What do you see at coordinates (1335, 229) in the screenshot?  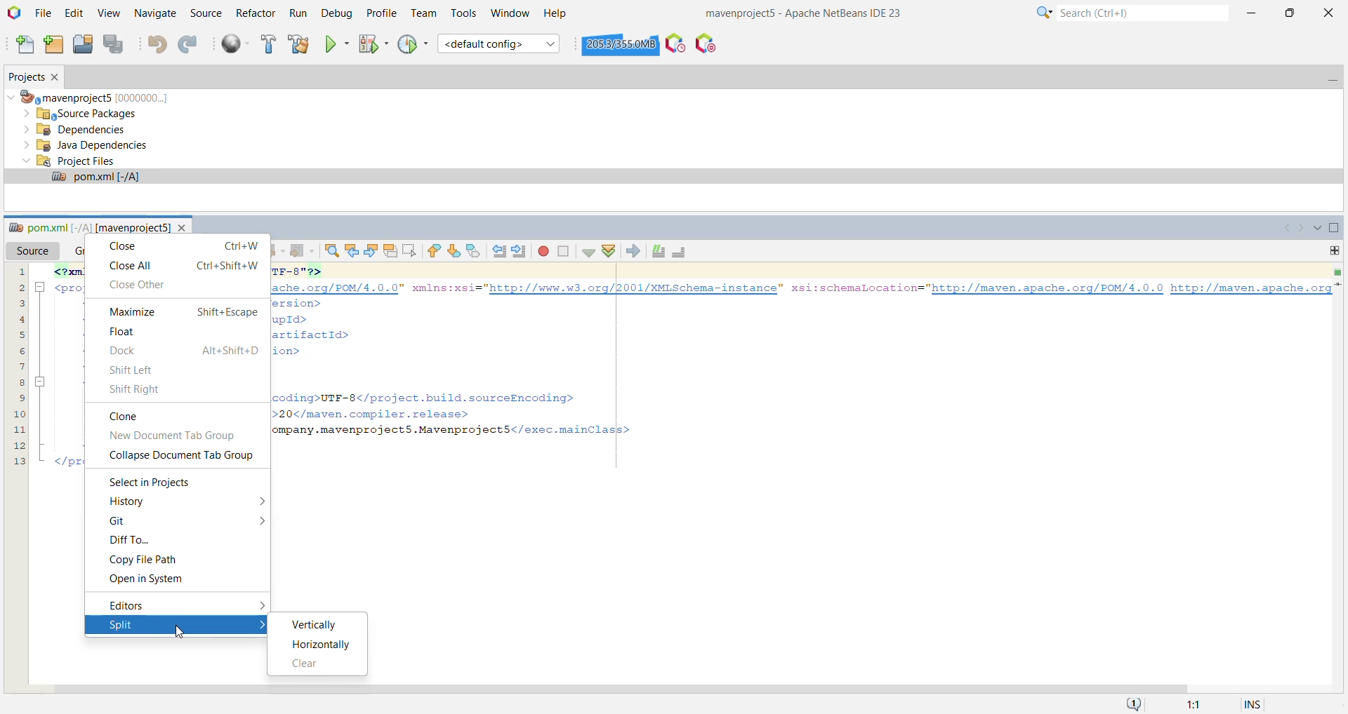 I see `Maximize Window` at bounding box center [1335, 229].